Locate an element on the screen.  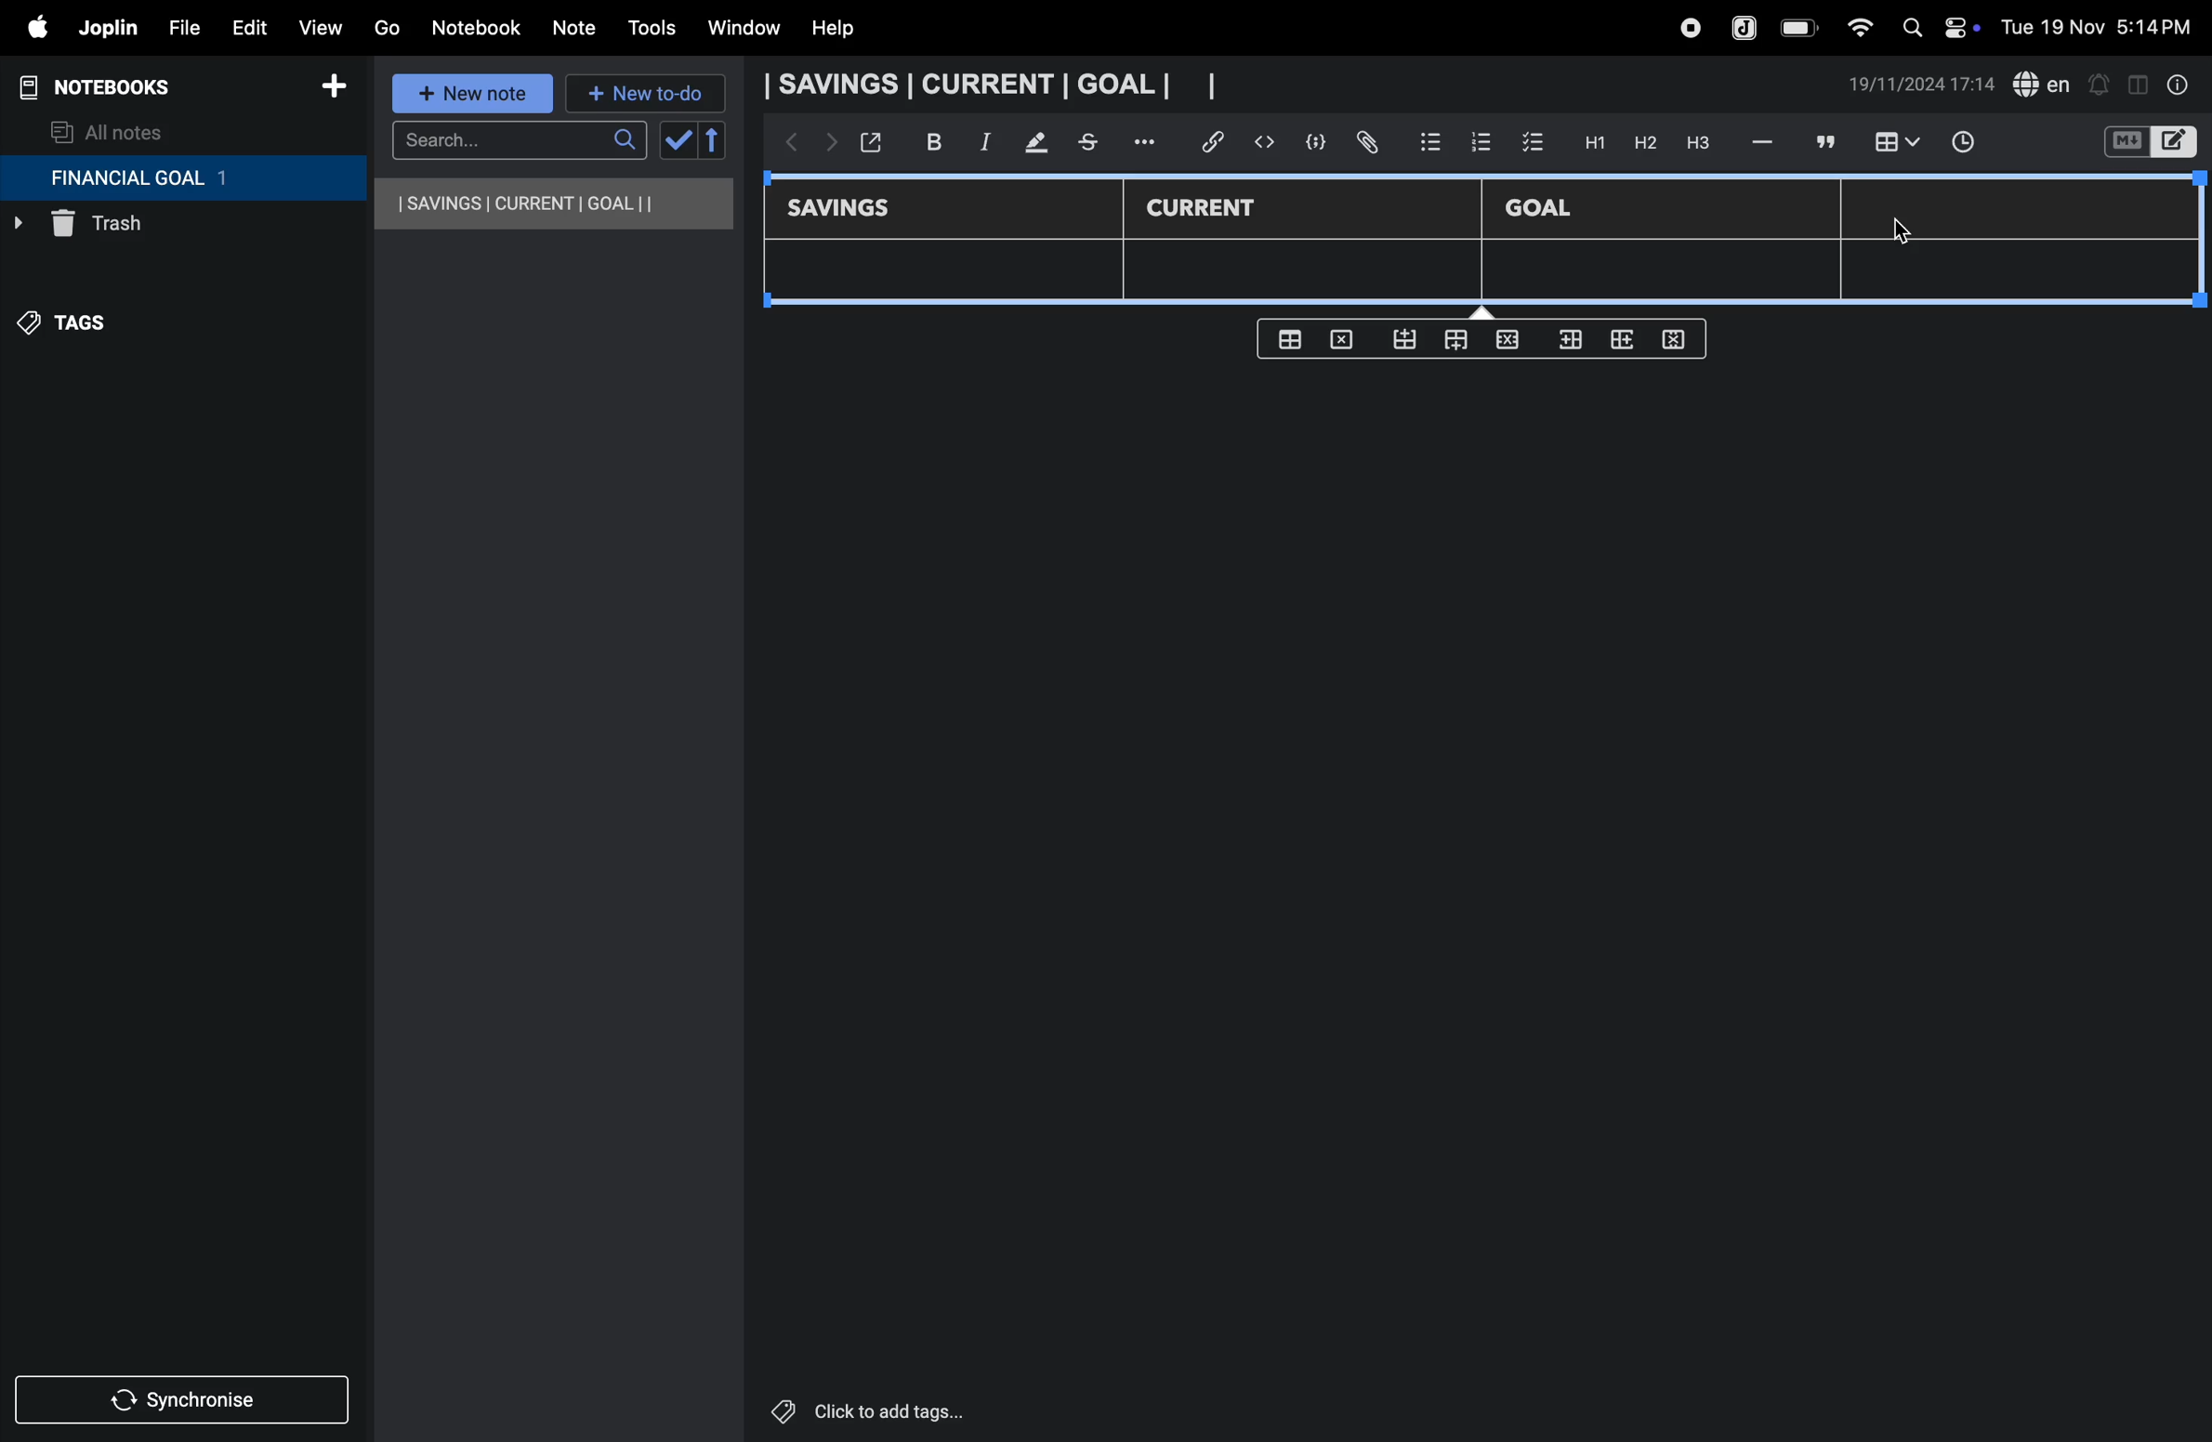
notebooks is located at coordinates (112, 87).